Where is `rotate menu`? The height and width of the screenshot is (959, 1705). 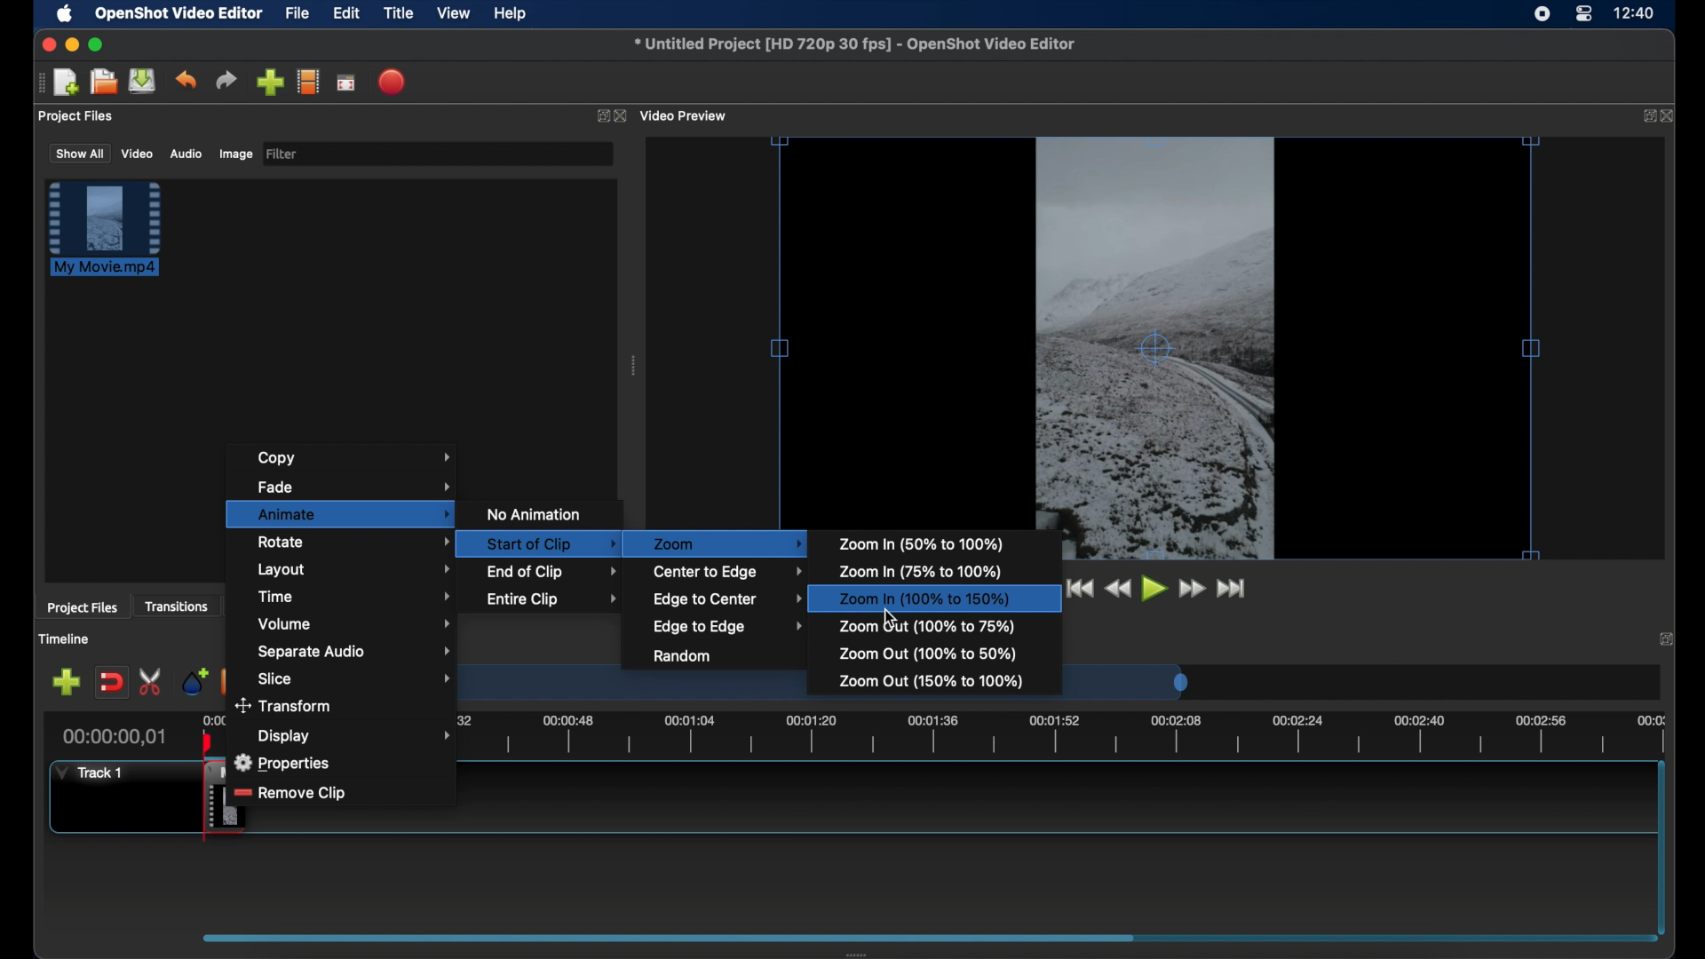
rotate menu is located at coordinates (345, 542).